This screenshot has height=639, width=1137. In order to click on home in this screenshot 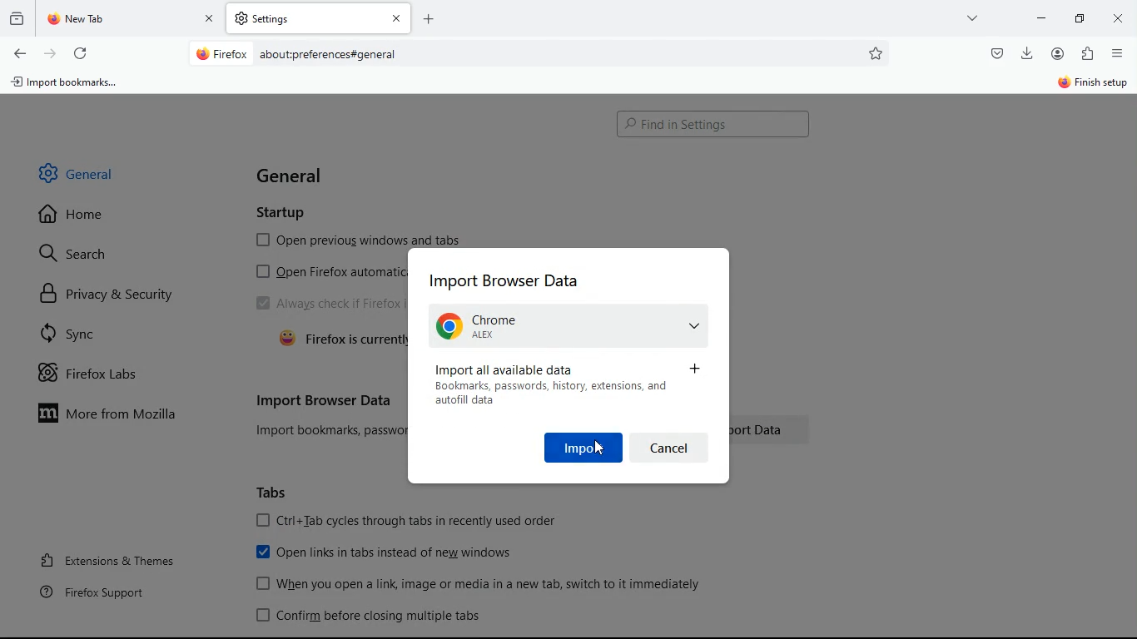, I will do `click(90, 219)`.